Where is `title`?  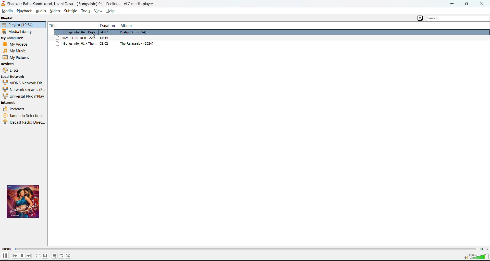 title is located at coordinates (72, 25).